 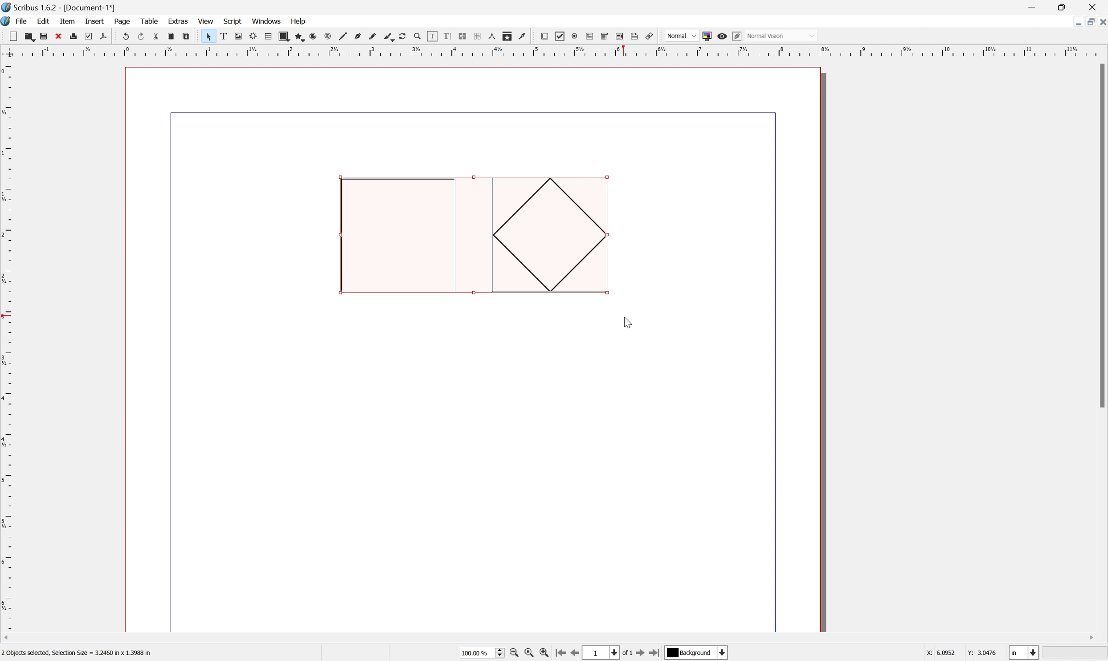 I want to click on Rectangle, so click(x=397, y=237).